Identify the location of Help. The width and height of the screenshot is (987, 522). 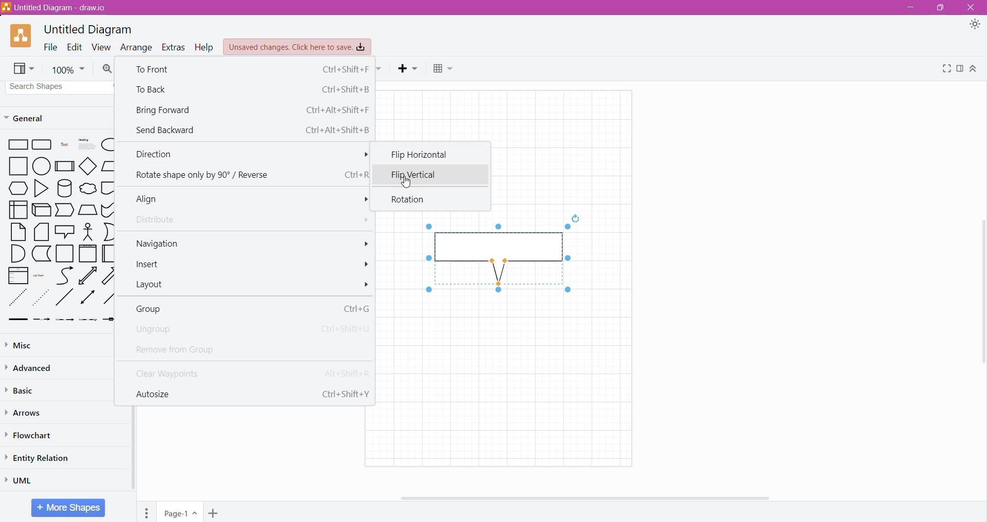
(205, 47).